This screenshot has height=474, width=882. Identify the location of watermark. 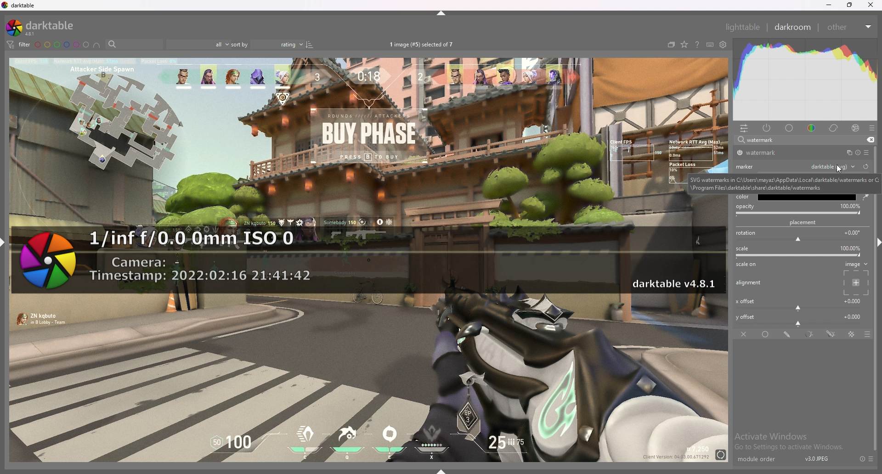
(367, 261).